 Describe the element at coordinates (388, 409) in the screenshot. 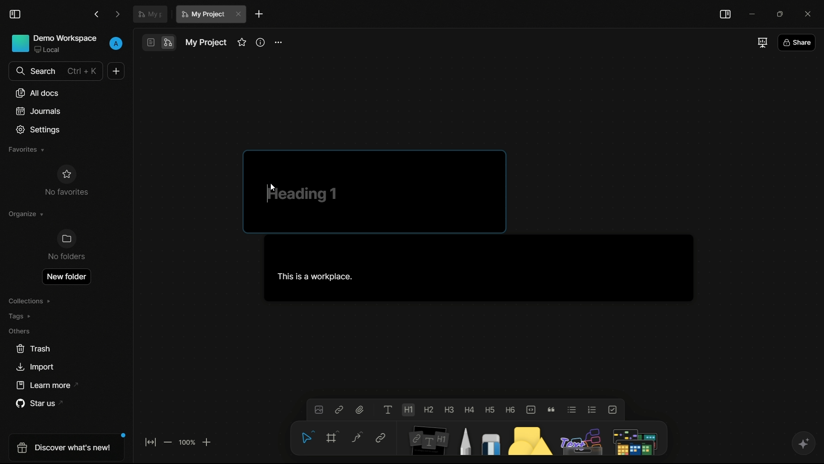

I see `text` at that location.